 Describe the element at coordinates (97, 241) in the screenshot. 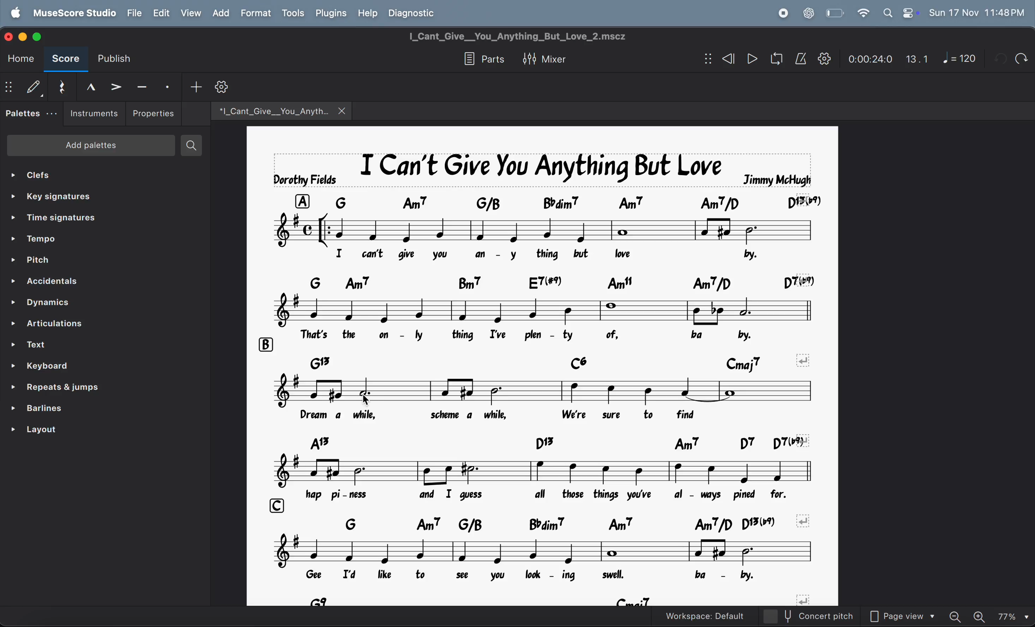

I see `tempo` at that location.